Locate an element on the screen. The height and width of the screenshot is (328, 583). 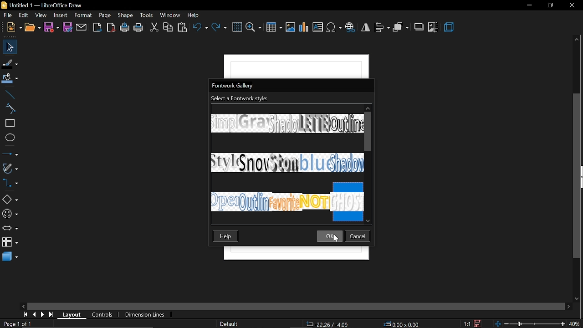
go to last page is located at coordinates (50, 315).